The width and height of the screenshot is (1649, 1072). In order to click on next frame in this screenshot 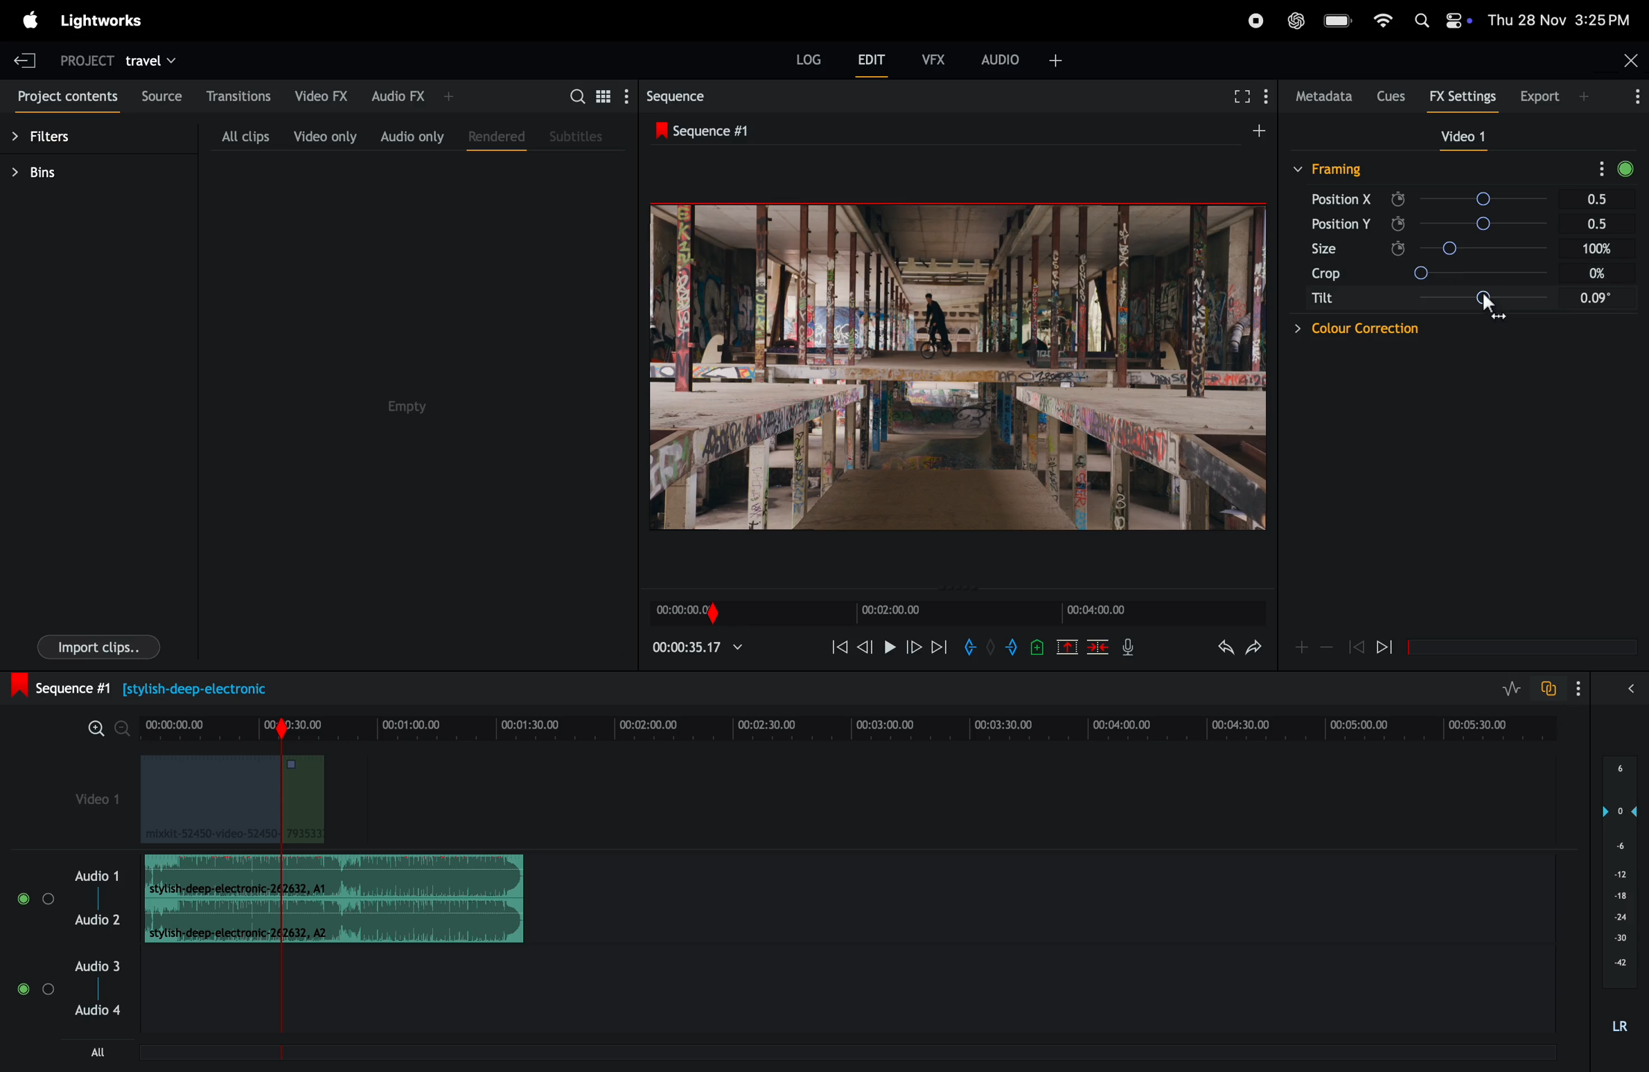, I will do `click(912, 649)`.